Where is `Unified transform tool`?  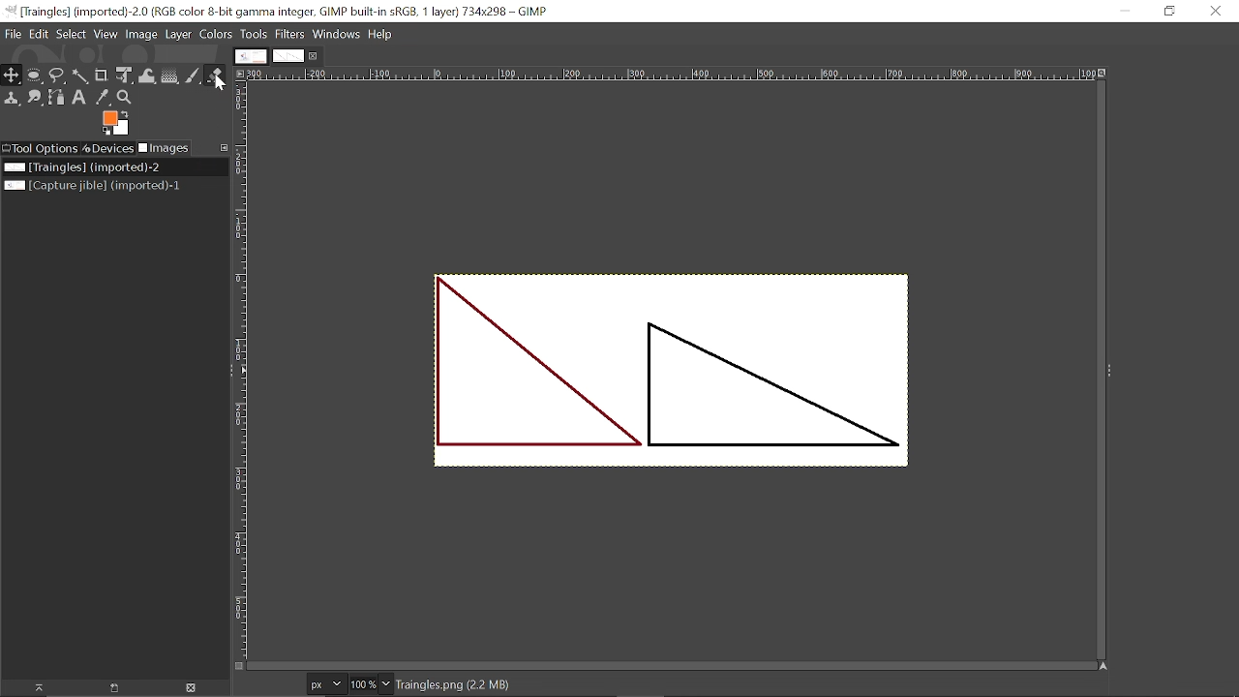 Unified transform tool is located at coordinates (125, 76).